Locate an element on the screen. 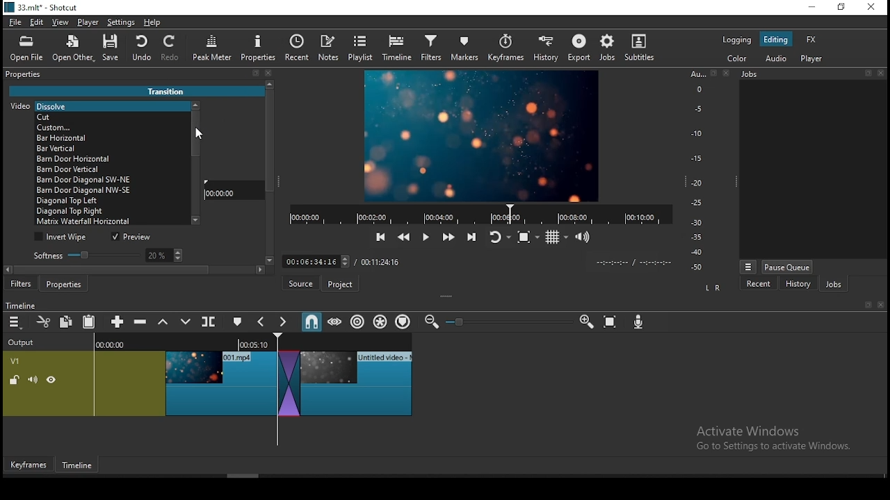  jobs is located at coordinates (833, 285).